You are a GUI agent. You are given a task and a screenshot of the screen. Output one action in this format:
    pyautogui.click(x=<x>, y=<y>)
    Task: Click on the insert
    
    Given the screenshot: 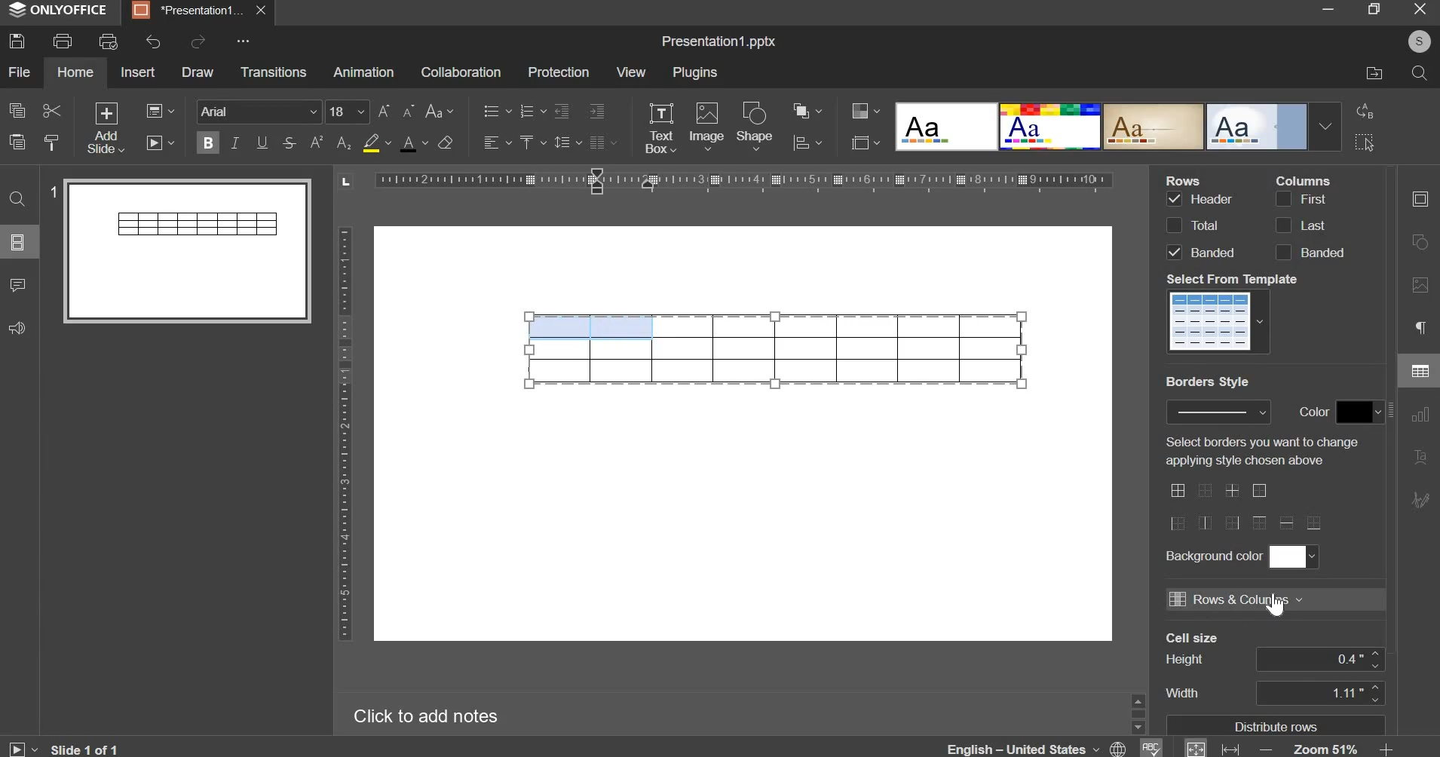 What is the action you would take?
    pyautogui.click(x=138, y=71)
    